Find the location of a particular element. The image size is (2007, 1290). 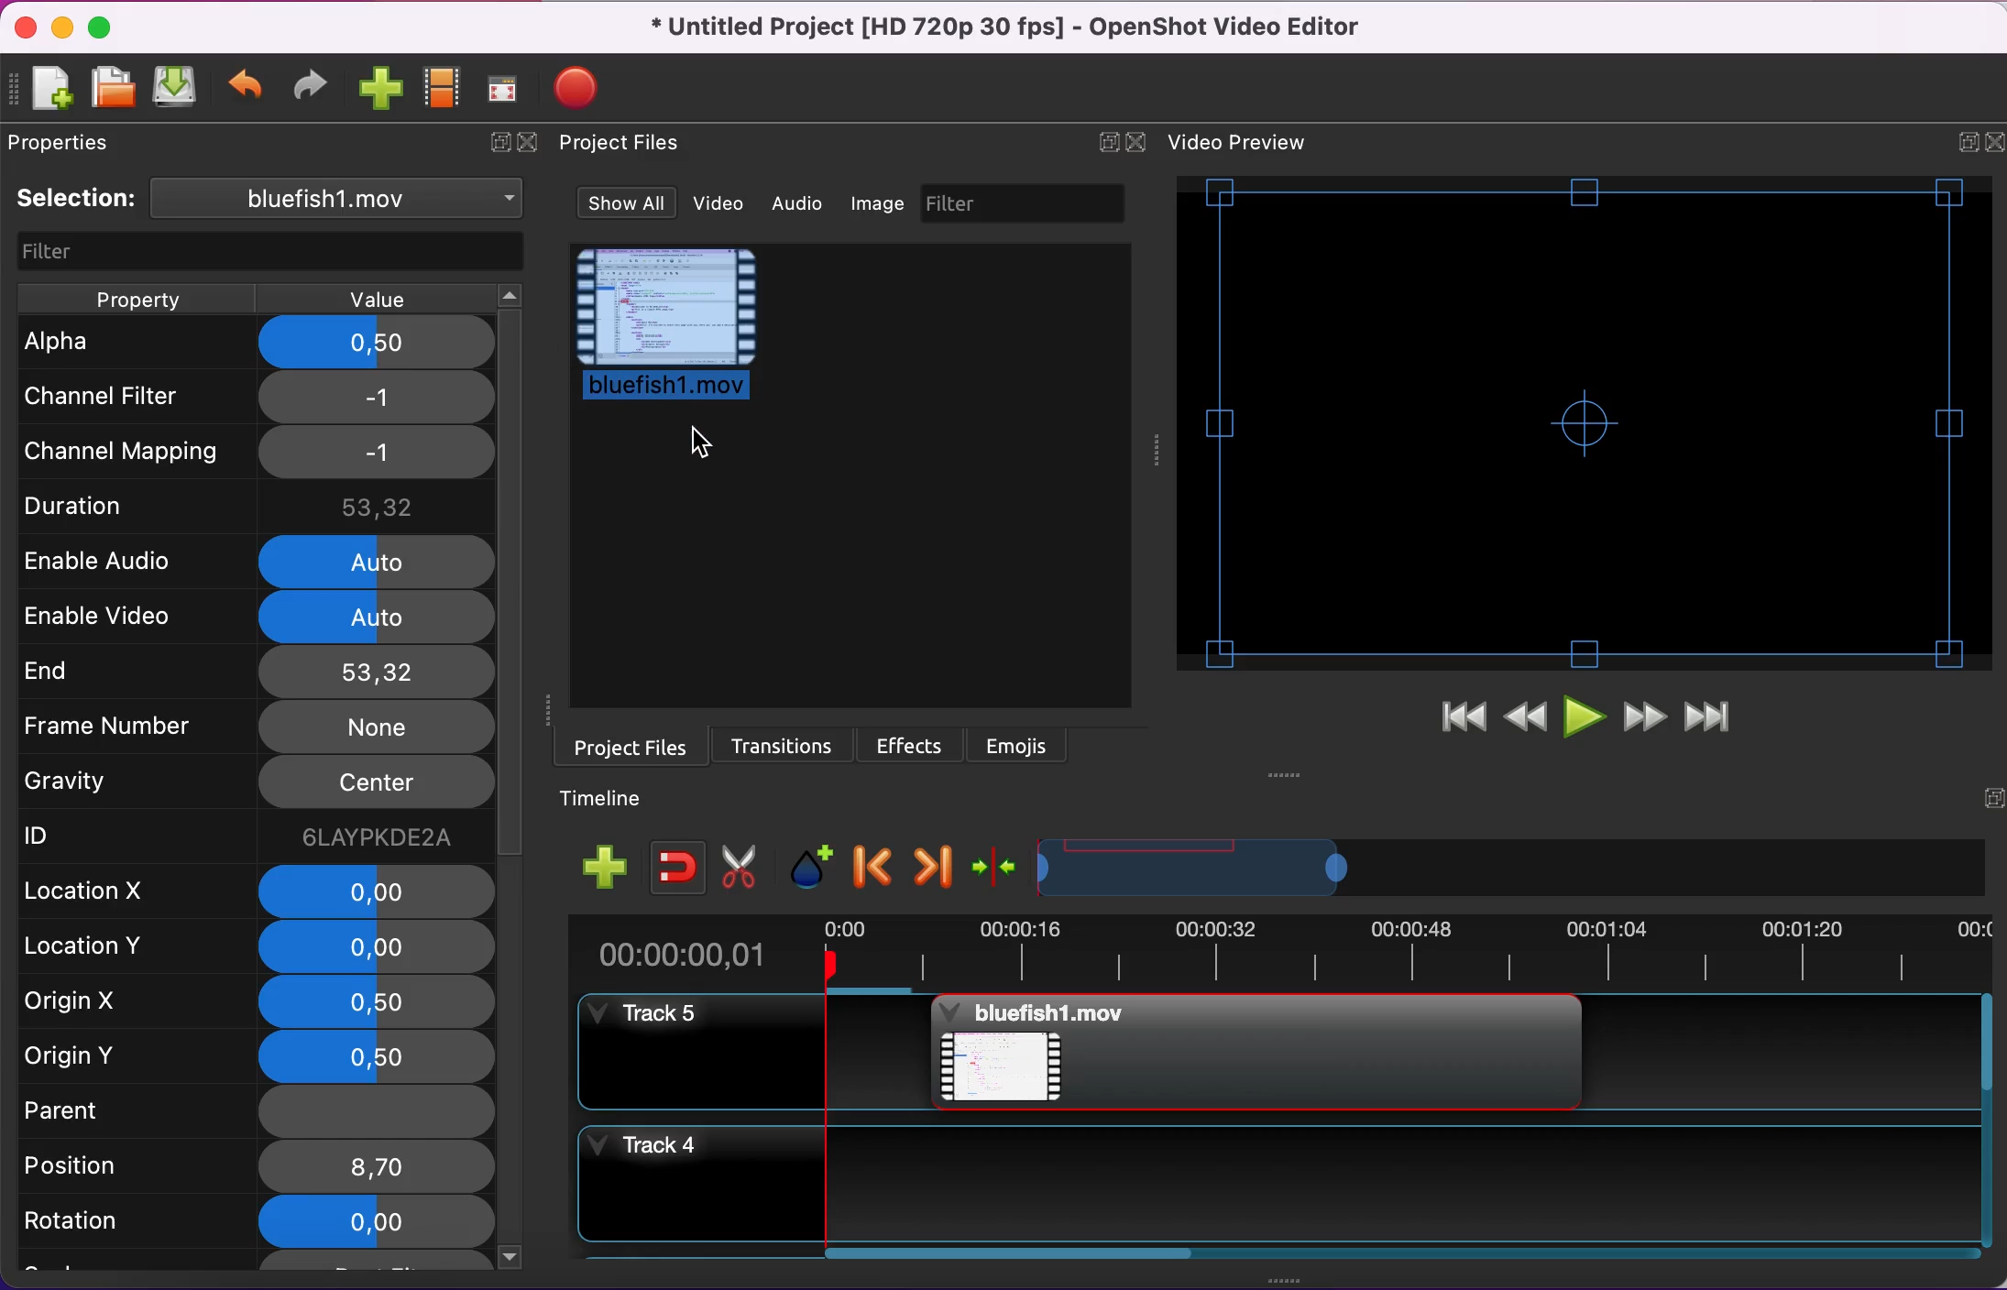

ID is located at coordinates (98, 837).